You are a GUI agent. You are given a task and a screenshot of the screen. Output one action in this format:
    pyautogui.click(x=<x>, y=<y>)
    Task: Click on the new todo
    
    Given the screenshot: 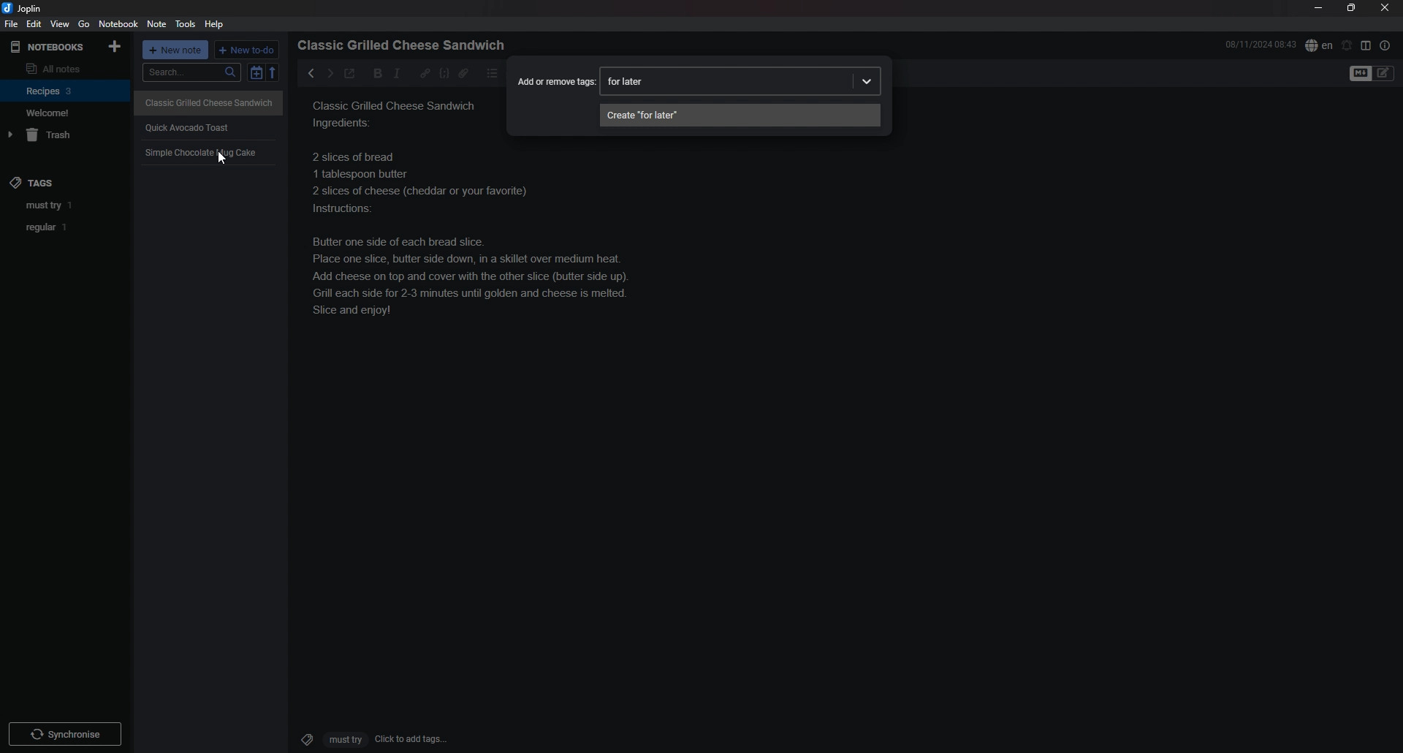 What is the action you would take?
    pyautogui.click(x=248, y=50)
    